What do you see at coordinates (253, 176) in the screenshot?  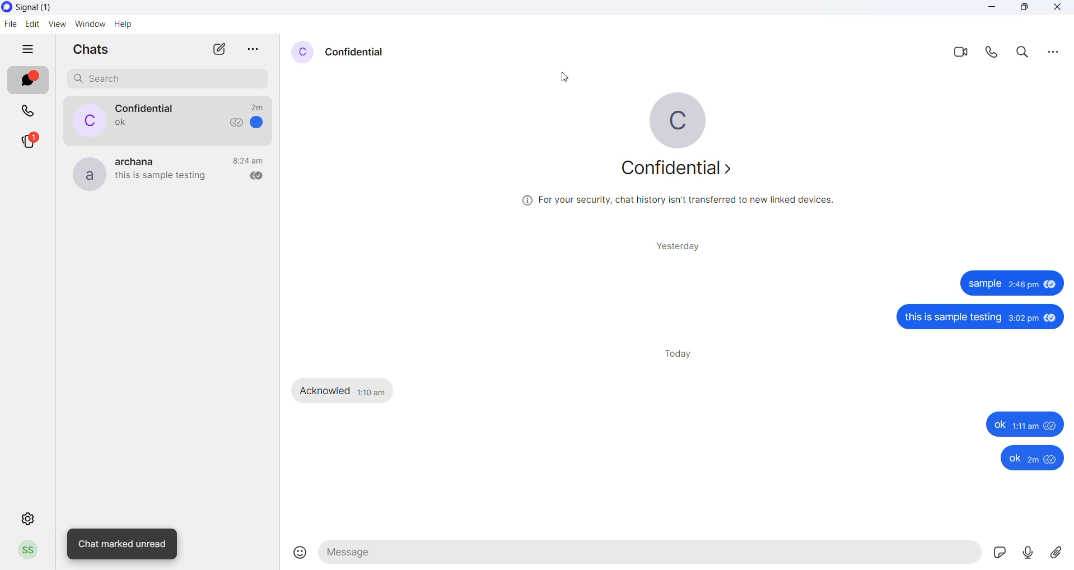 I see `read recipient ` at bounding box center [253, 176].